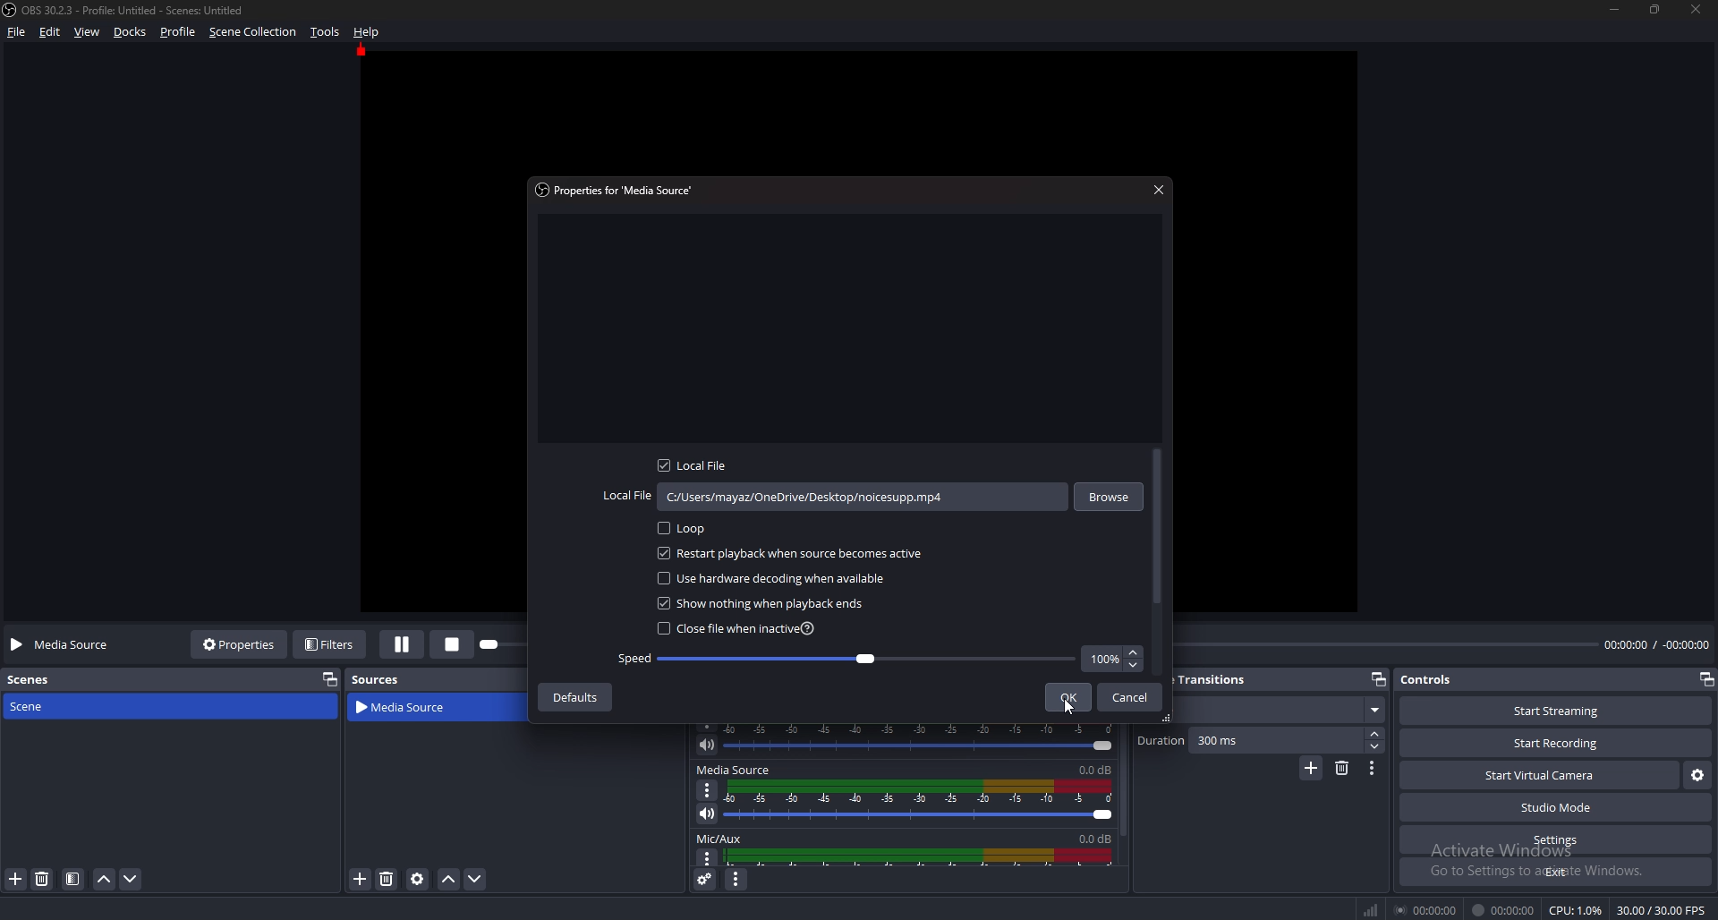 The height and width of the screenshot is (920, 1718). Describe the element at coordinates (1557, 807) in the screenshot. I see `Studio mode` at that location.